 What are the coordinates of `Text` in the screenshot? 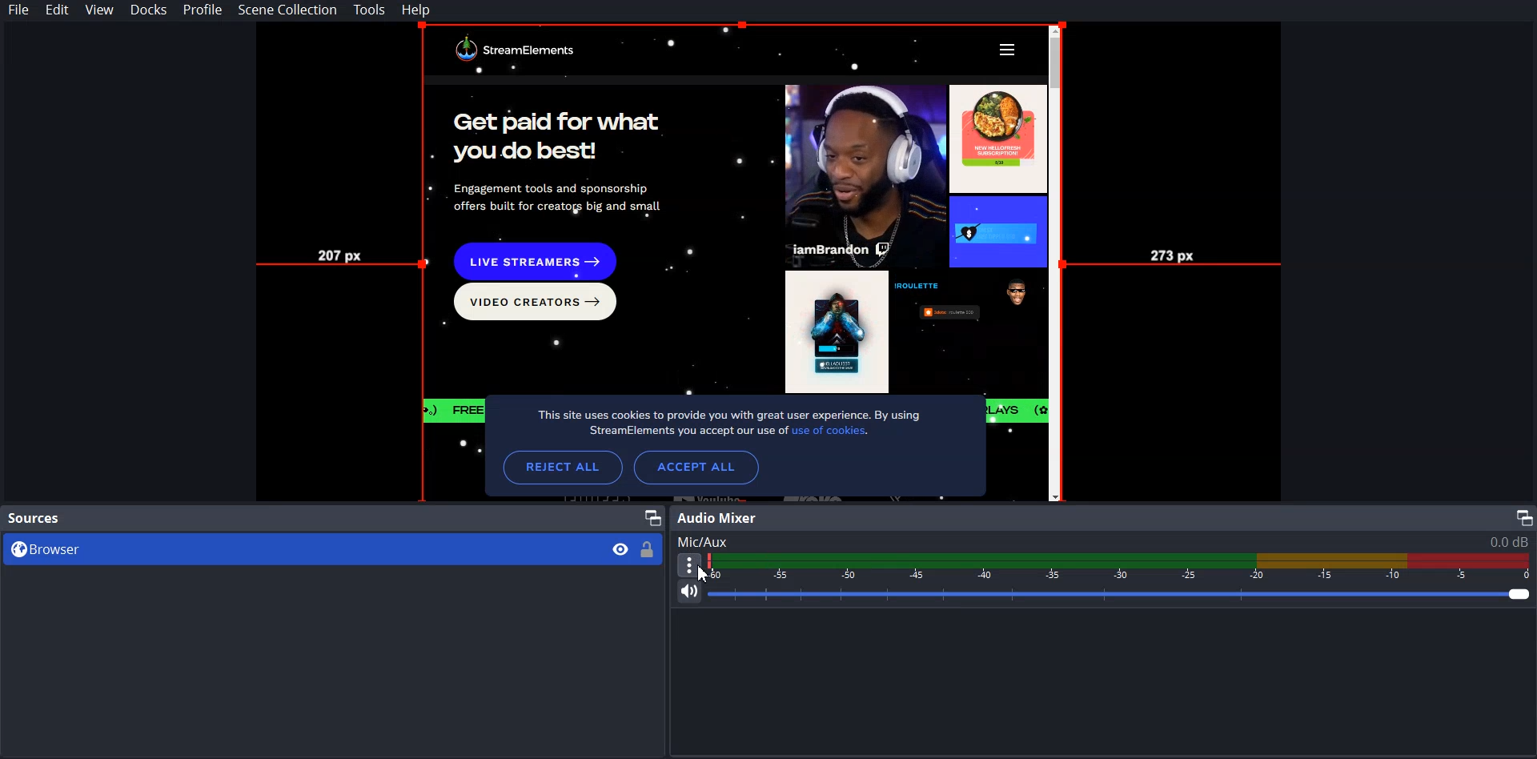 It's located at (1104, 540).